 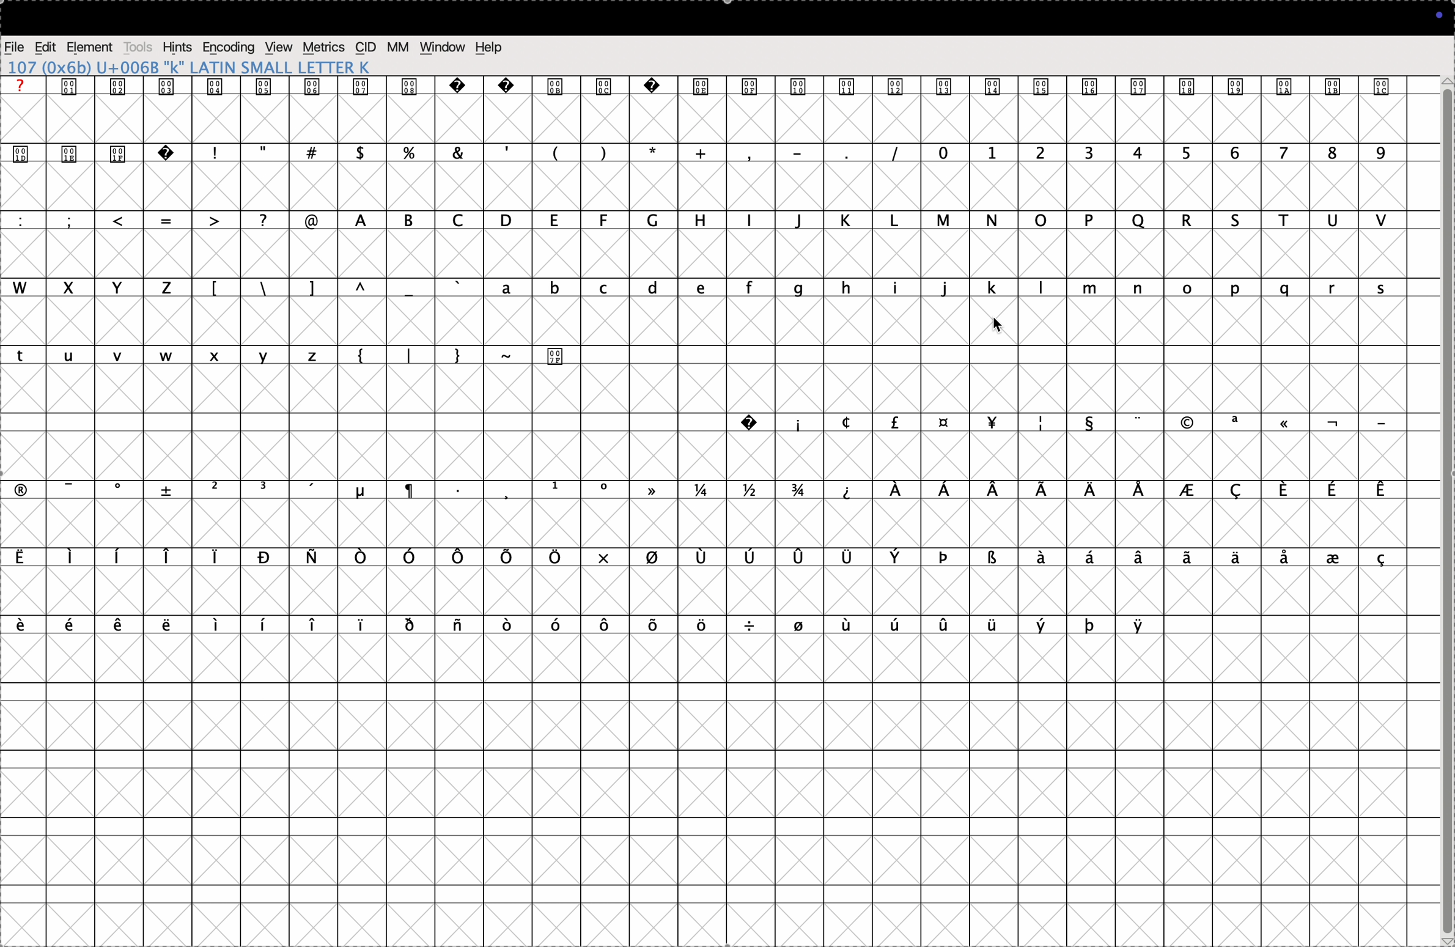 I want to click on :, so click(x=20, y=217).